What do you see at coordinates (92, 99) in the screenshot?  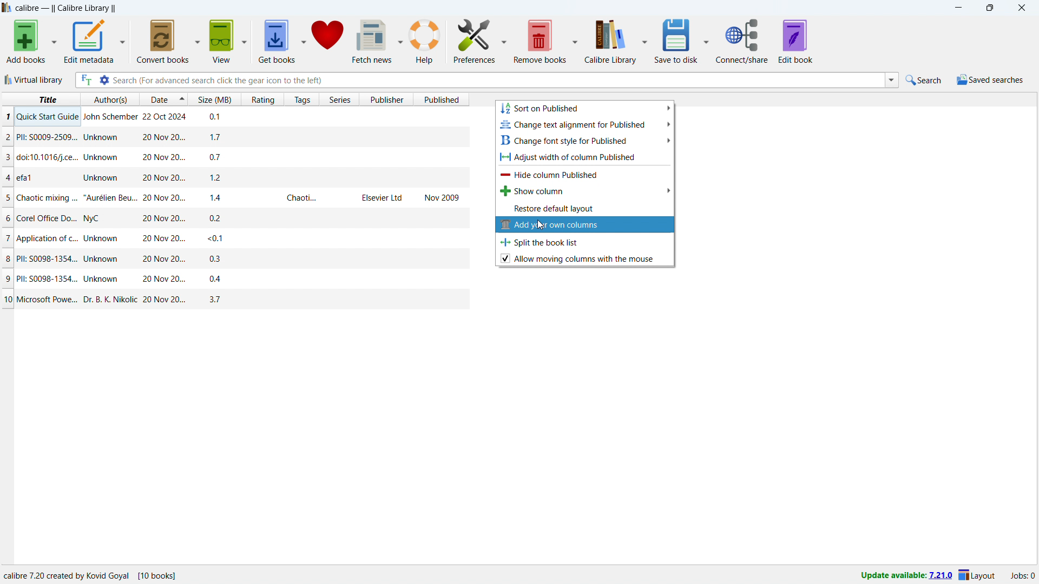 I see `title author date` at bounding box center [92, 99].